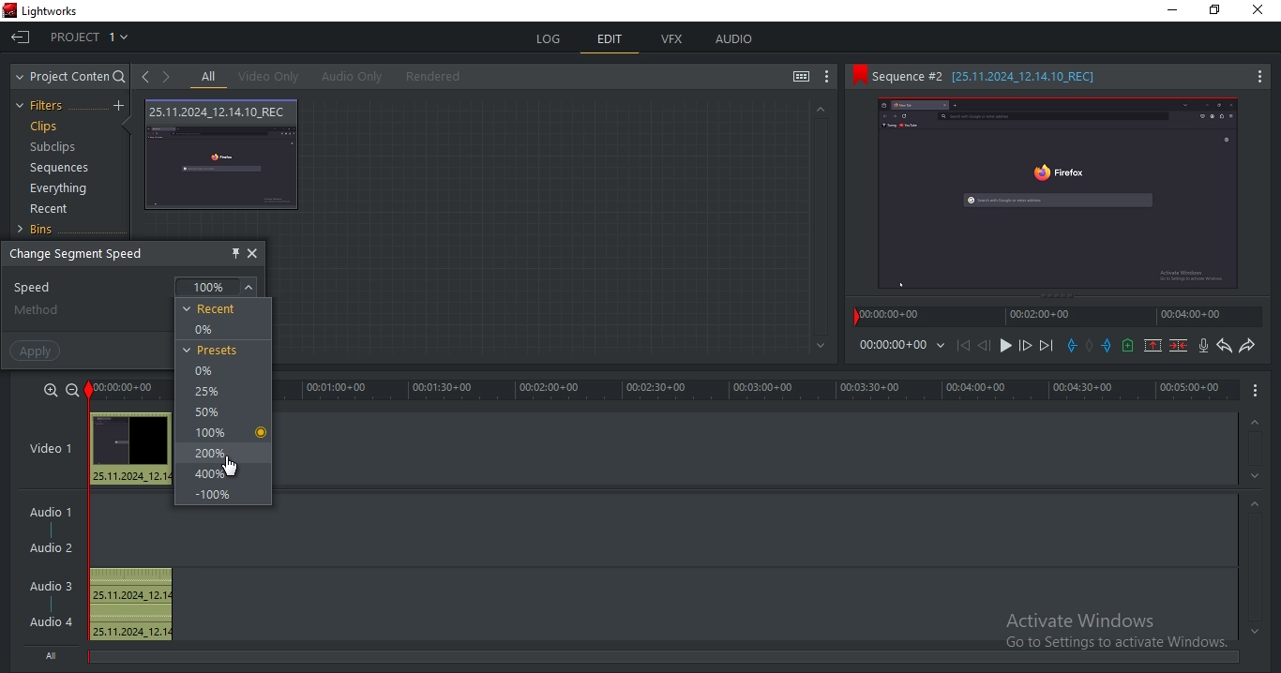 The height and width of the screenshot is (673, 1281). Describe the element at coordinates (802, 77) in the screenshot. I see `` at that location.